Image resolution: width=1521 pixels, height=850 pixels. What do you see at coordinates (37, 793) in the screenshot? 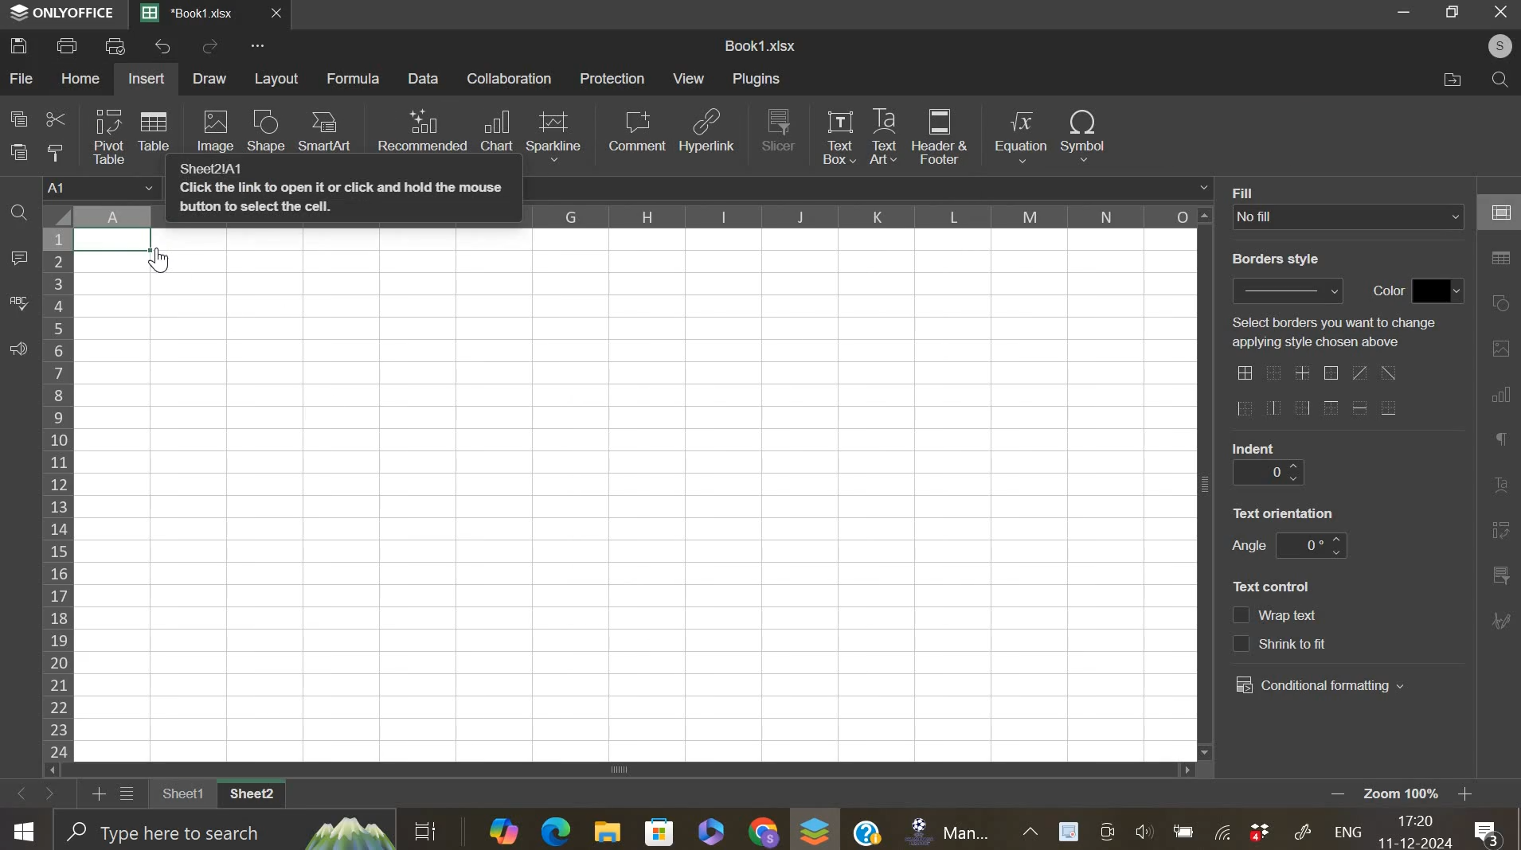
I see `move sheets` at bounding box center [37, 793].